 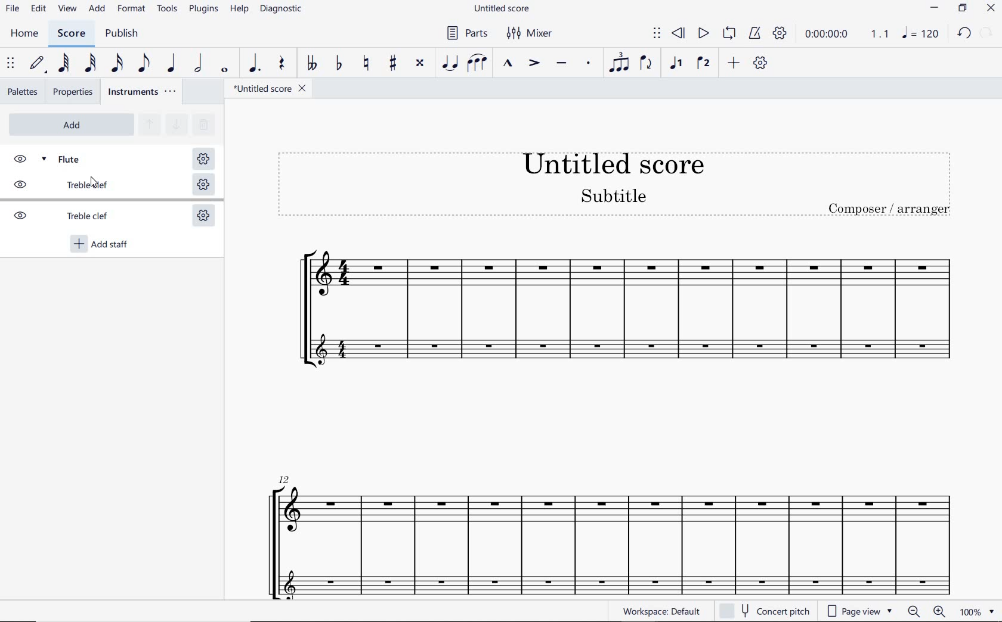 What do you see at coordinates (168, 10) in the screenshot?
I see `TOOLS` at bounding box center [168, 10].